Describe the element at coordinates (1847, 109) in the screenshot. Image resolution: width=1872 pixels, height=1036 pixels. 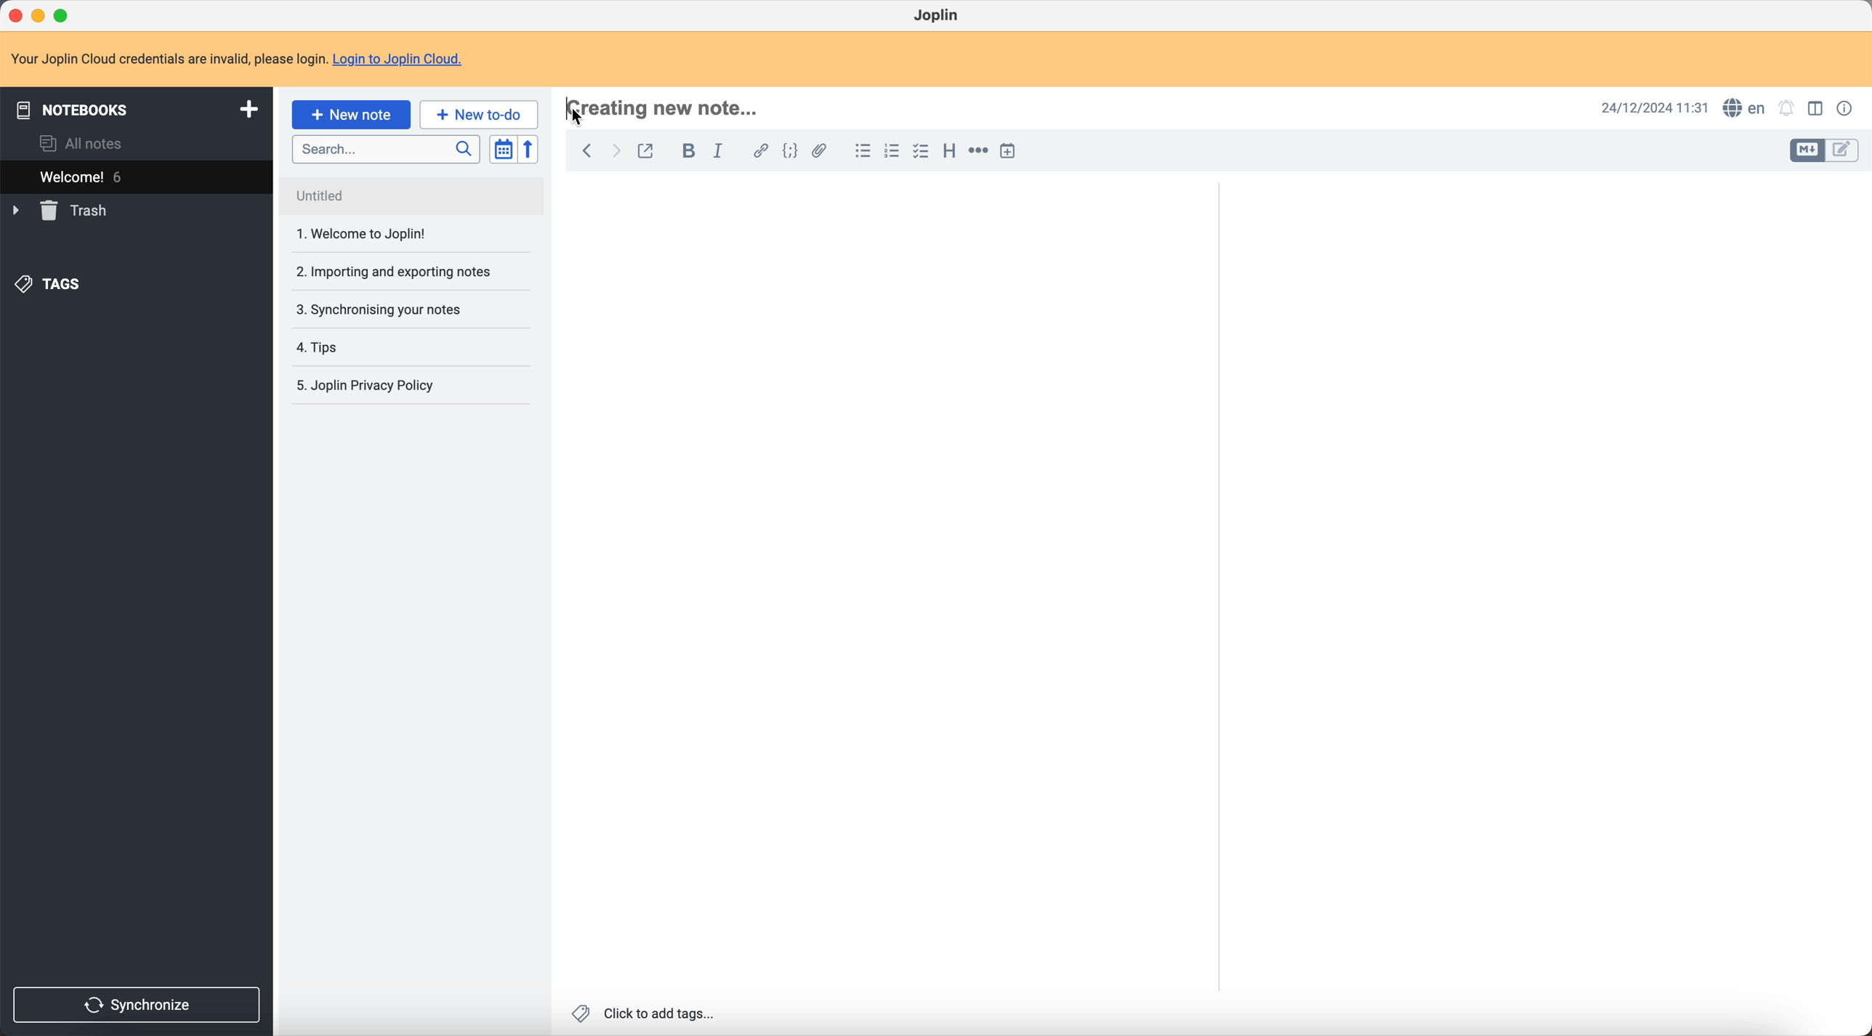
I see `note properties` at that location.